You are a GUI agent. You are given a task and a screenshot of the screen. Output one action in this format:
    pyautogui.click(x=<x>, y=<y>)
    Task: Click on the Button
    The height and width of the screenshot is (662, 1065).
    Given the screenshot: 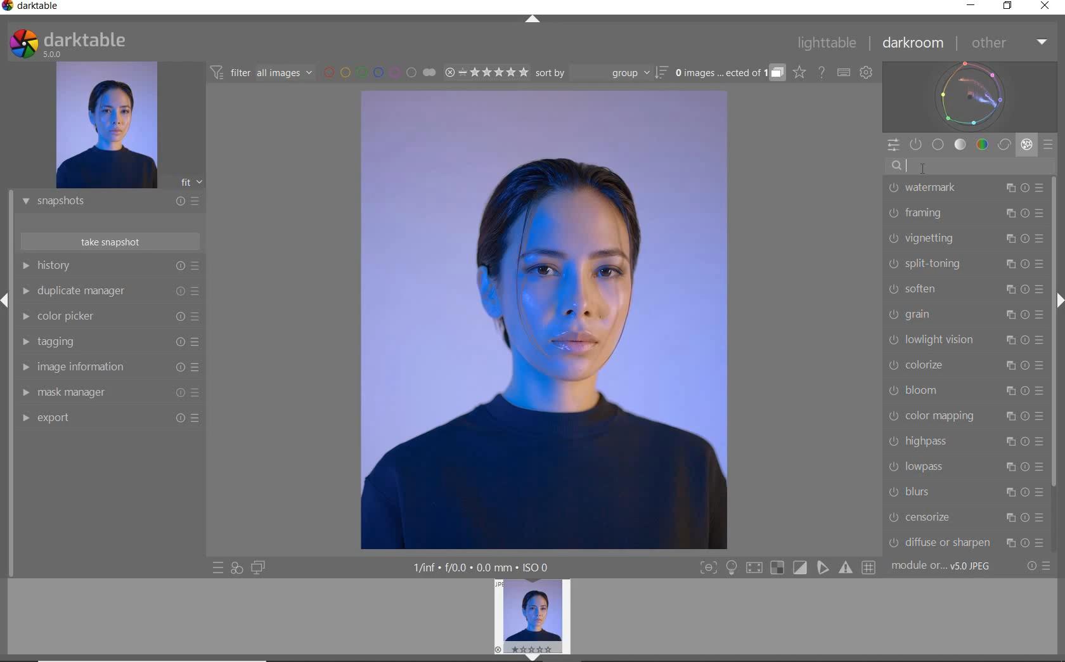 What is the action you would take?
    pyautogui.click(x=823, y=568)
    